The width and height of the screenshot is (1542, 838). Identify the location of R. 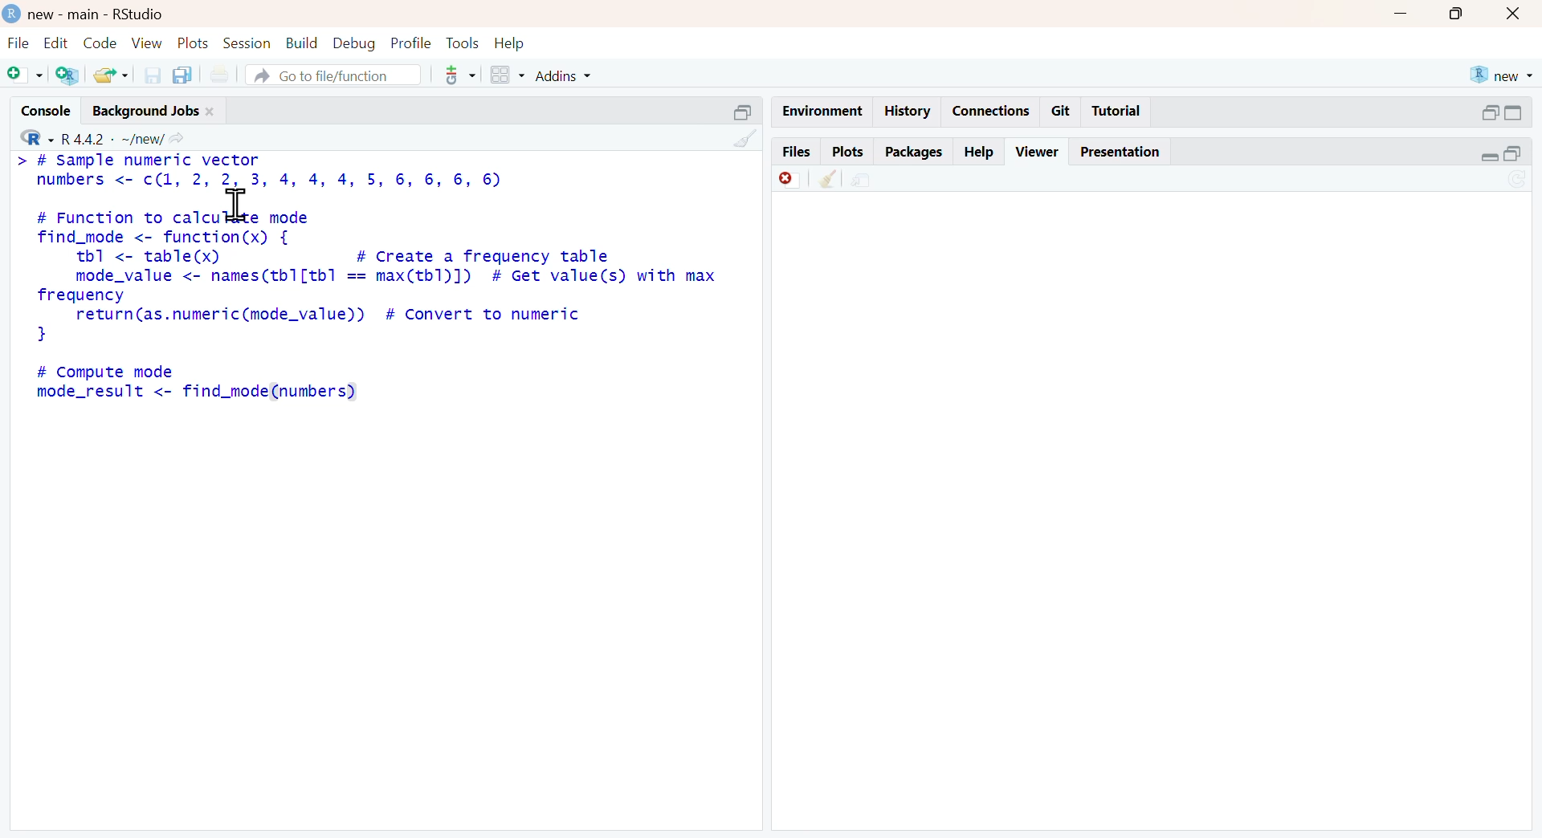
(37, 138).